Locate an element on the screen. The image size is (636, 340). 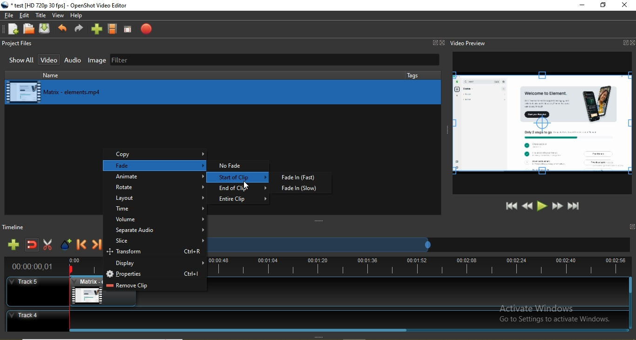
copy is located at coordinates (156, 154).